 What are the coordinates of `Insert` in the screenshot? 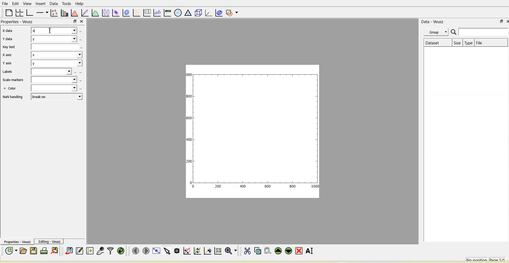 It's located at (40, 3).